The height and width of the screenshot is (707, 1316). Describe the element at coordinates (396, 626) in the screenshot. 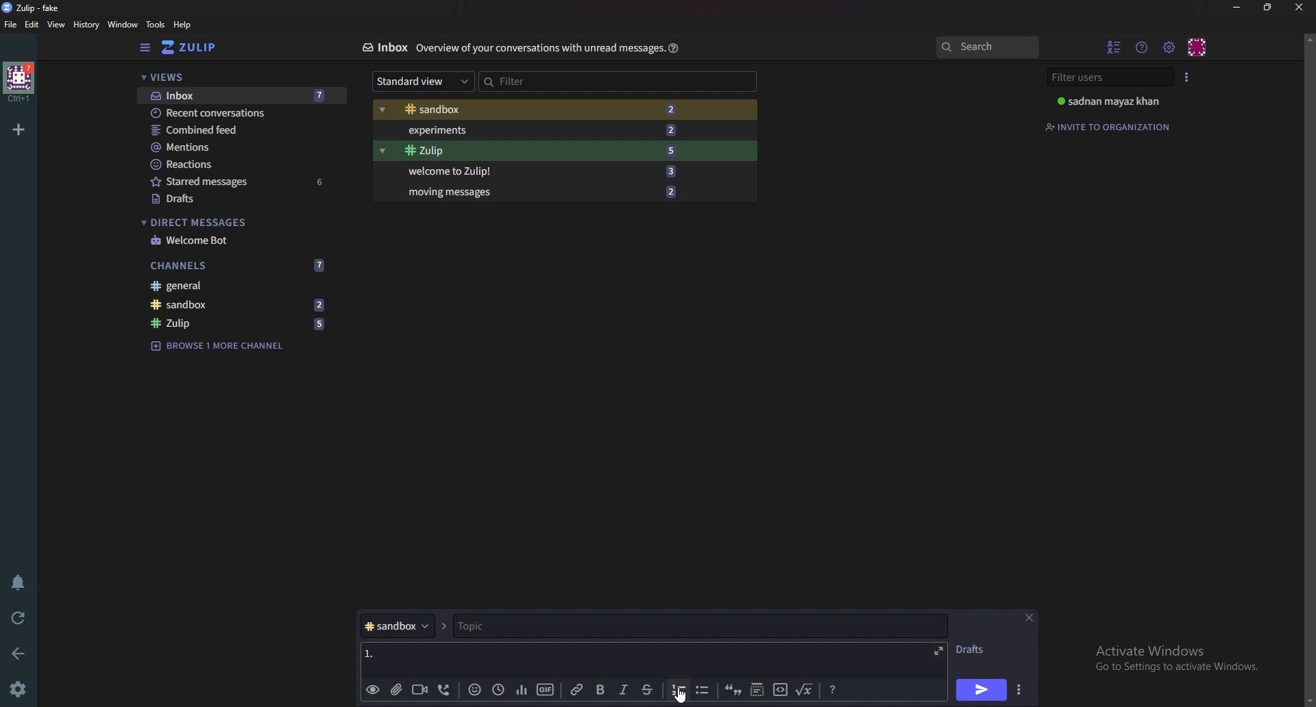

I see `Channel` at that location.